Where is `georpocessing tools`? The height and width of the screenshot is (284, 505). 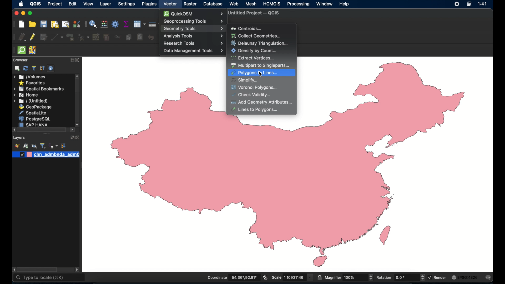 georpocessing tools is located at coordinates (193, 21).